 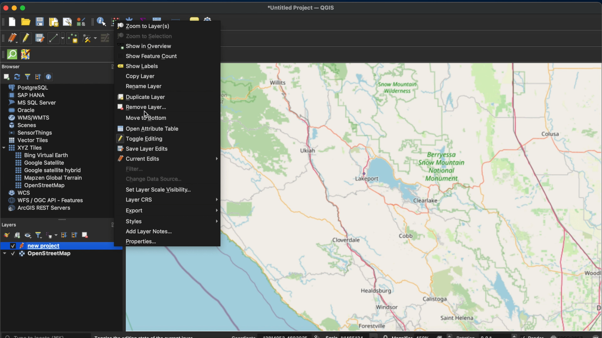 What do you see at coordinates (39, 186) in the screenshot?
I see `openstreetmap` at bounding box center [39, 186].